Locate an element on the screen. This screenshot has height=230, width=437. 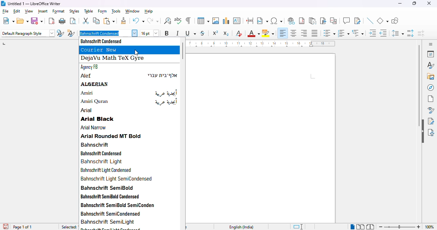
manage changes is located at coordinates (431, 121).